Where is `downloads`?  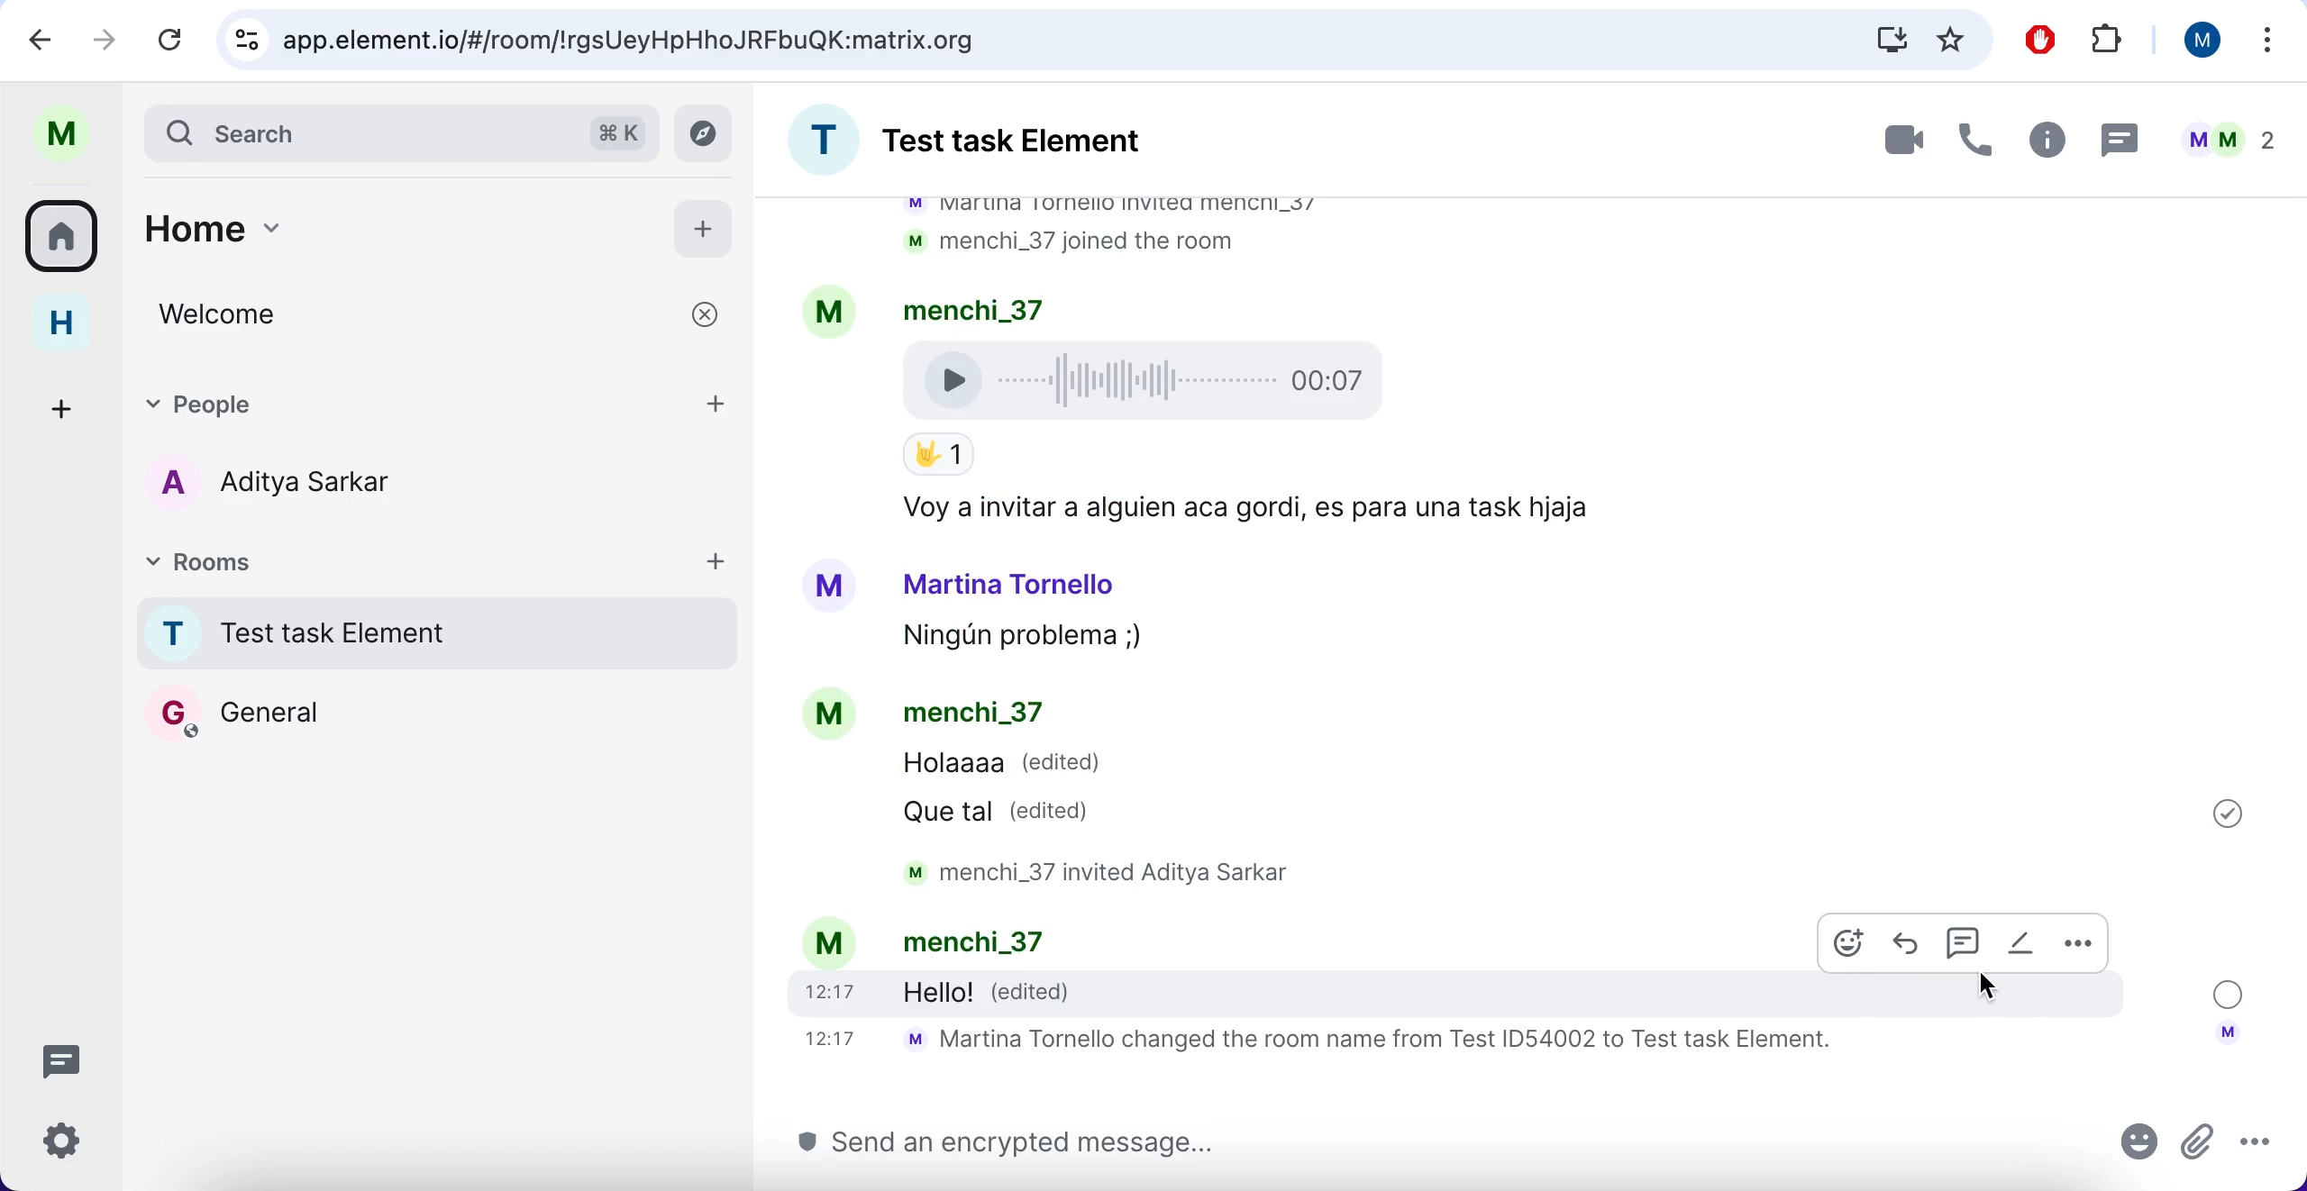
downloads is located at coordinates (1883, 41).